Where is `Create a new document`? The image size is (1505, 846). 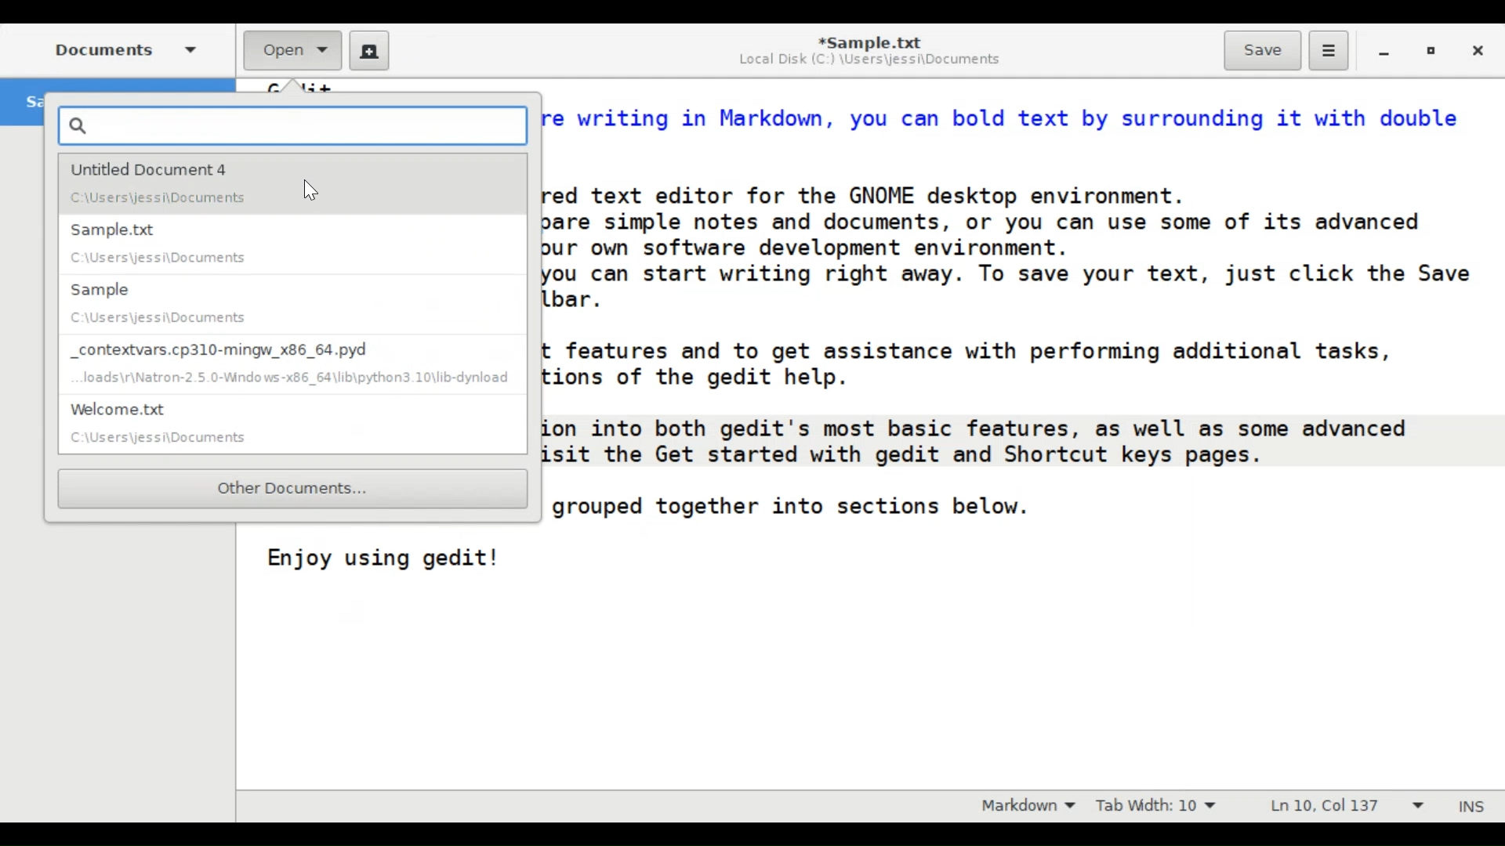 Create a new document is located at coordinates (370, 49).